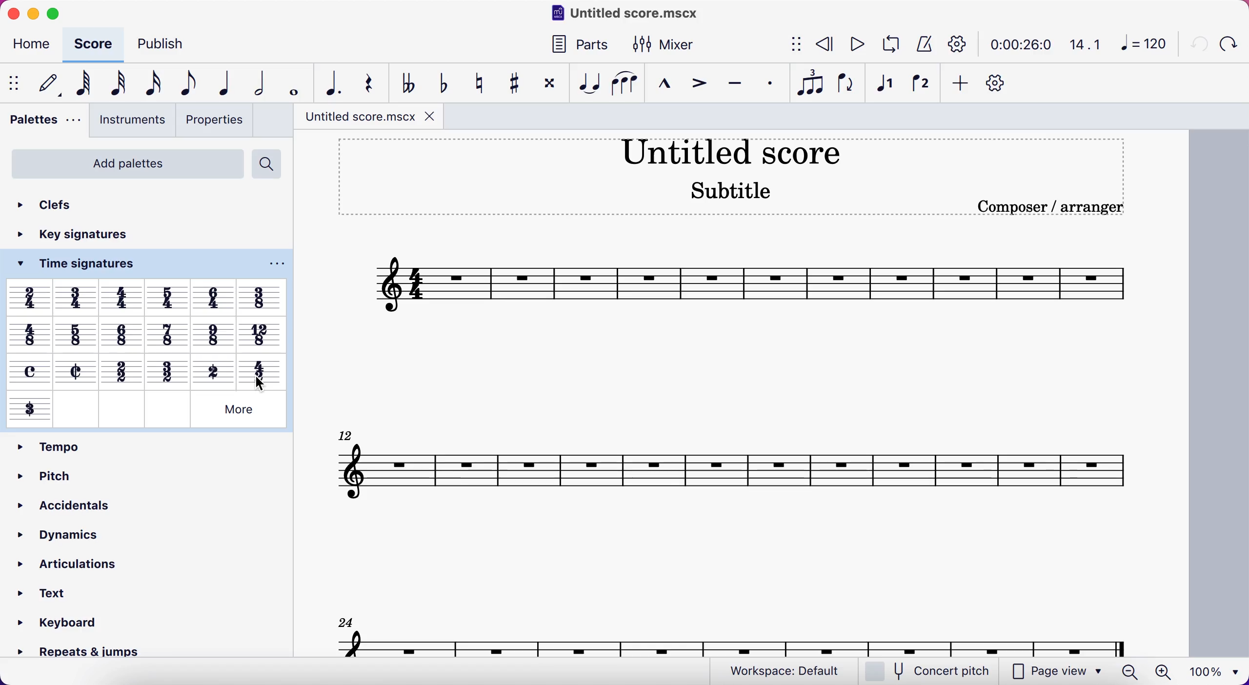 This screenshot has width=1249, height=685. What do you see at coordinates (1230, 43) in the screenshot?
I see `redo` at bounding box center [1230, 43].